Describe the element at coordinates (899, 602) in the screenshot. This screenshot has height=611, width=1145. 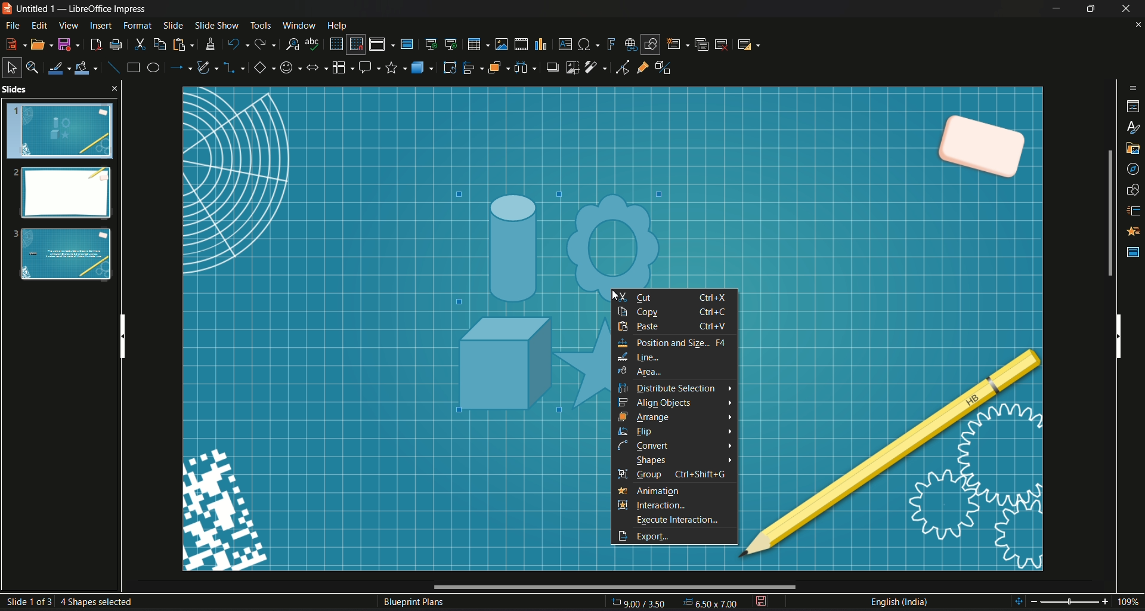
I see `Language` at that location.